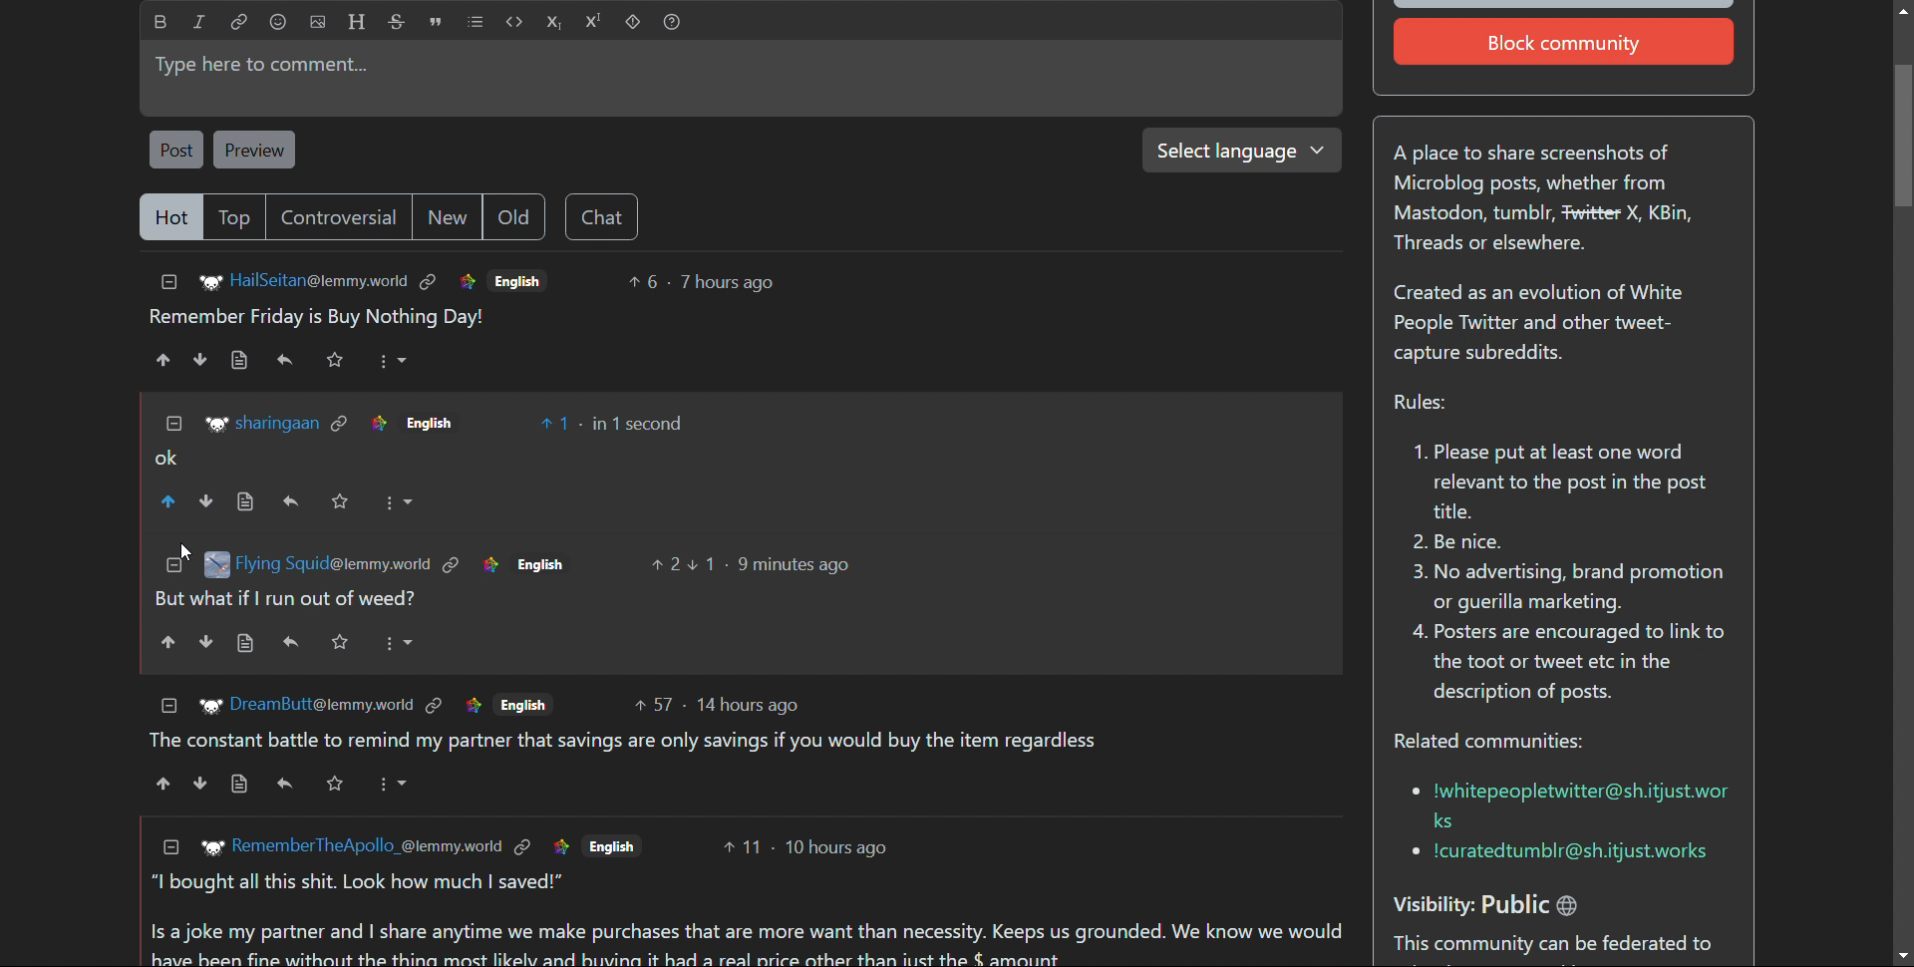 This screenshot has height=967, width=1914. What do you see at coordinates (175, 149) in the screenshot?
I see `post` at bounding box center [175, 149].